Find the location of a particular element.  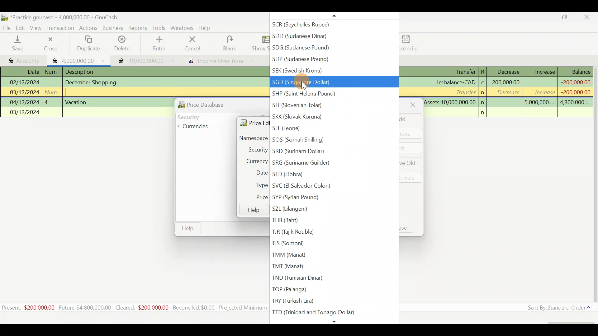

Price is located at coordinates (259, 197).